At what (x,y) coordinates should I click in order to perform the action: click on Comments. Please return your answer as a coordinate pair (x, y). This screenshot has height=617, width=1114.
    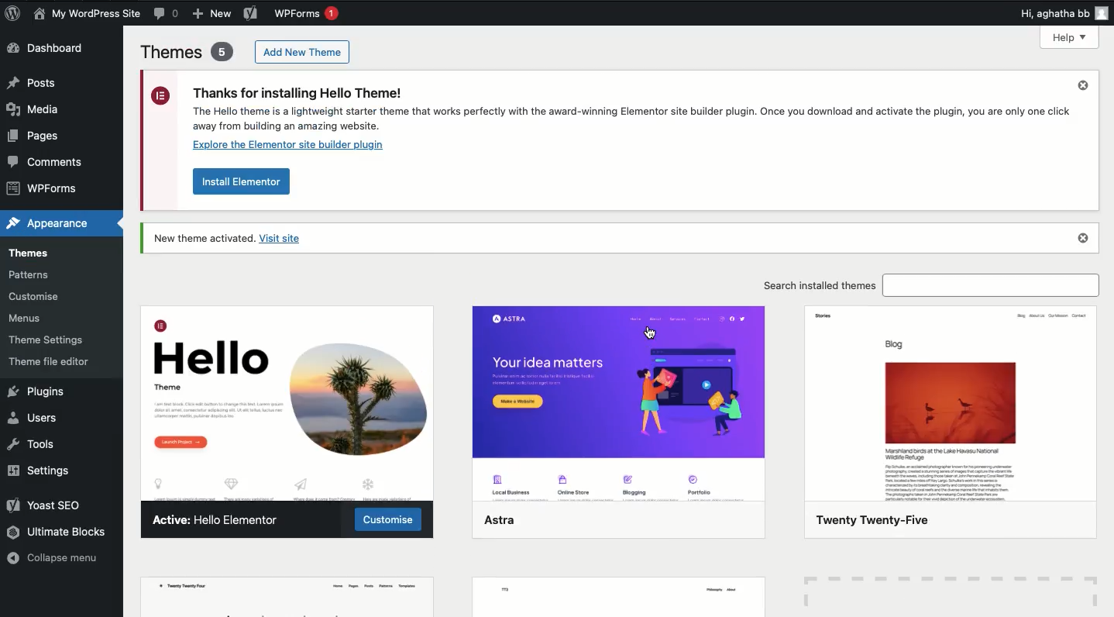
    Looking at the image, I should click on (167, 14).